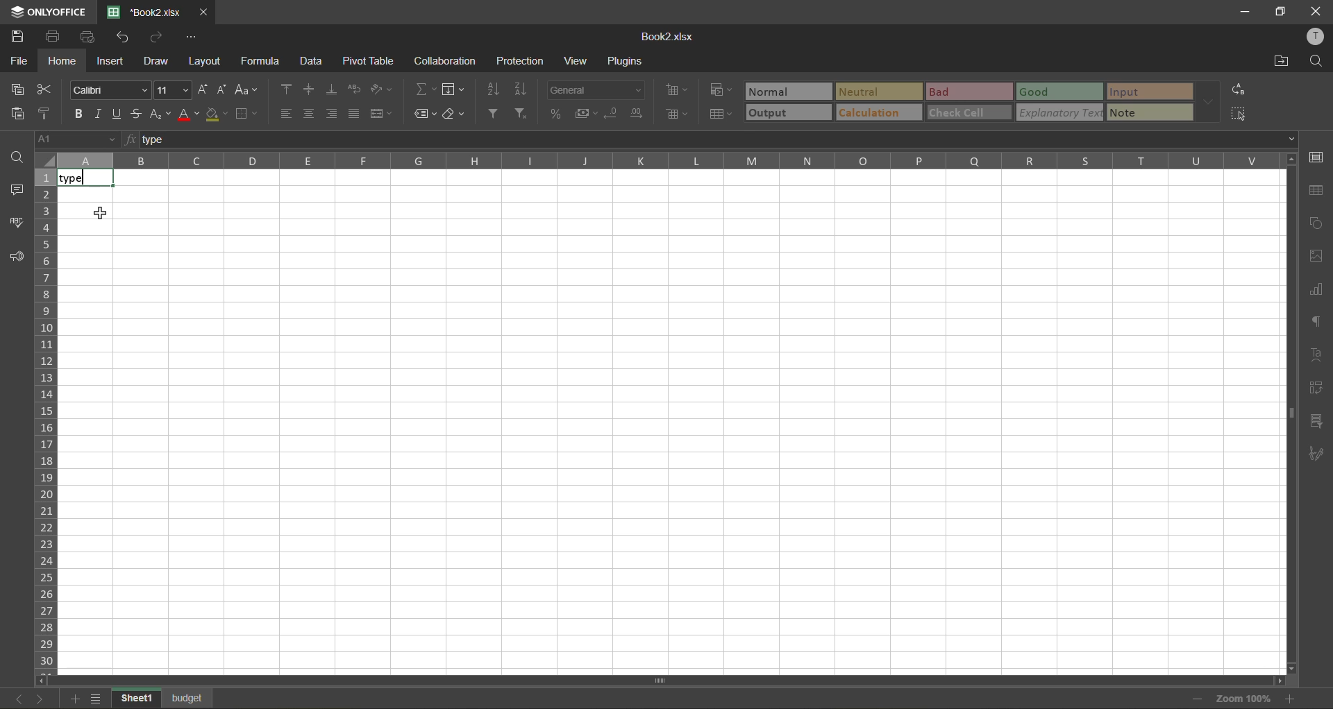 This screenshot has height=709, width=1333. Describe the element at coordinates (788, 112) in the screenshot. I see `output` at that location.